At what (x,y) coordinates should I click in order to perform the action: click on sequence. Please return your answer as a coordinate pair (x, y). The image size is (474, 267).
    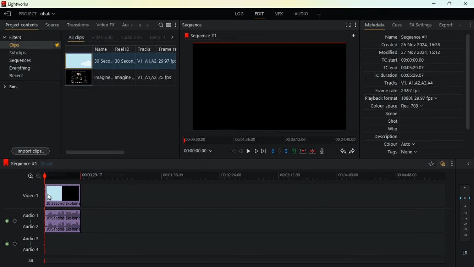
    Looking at the image, I should click on (194, 23).